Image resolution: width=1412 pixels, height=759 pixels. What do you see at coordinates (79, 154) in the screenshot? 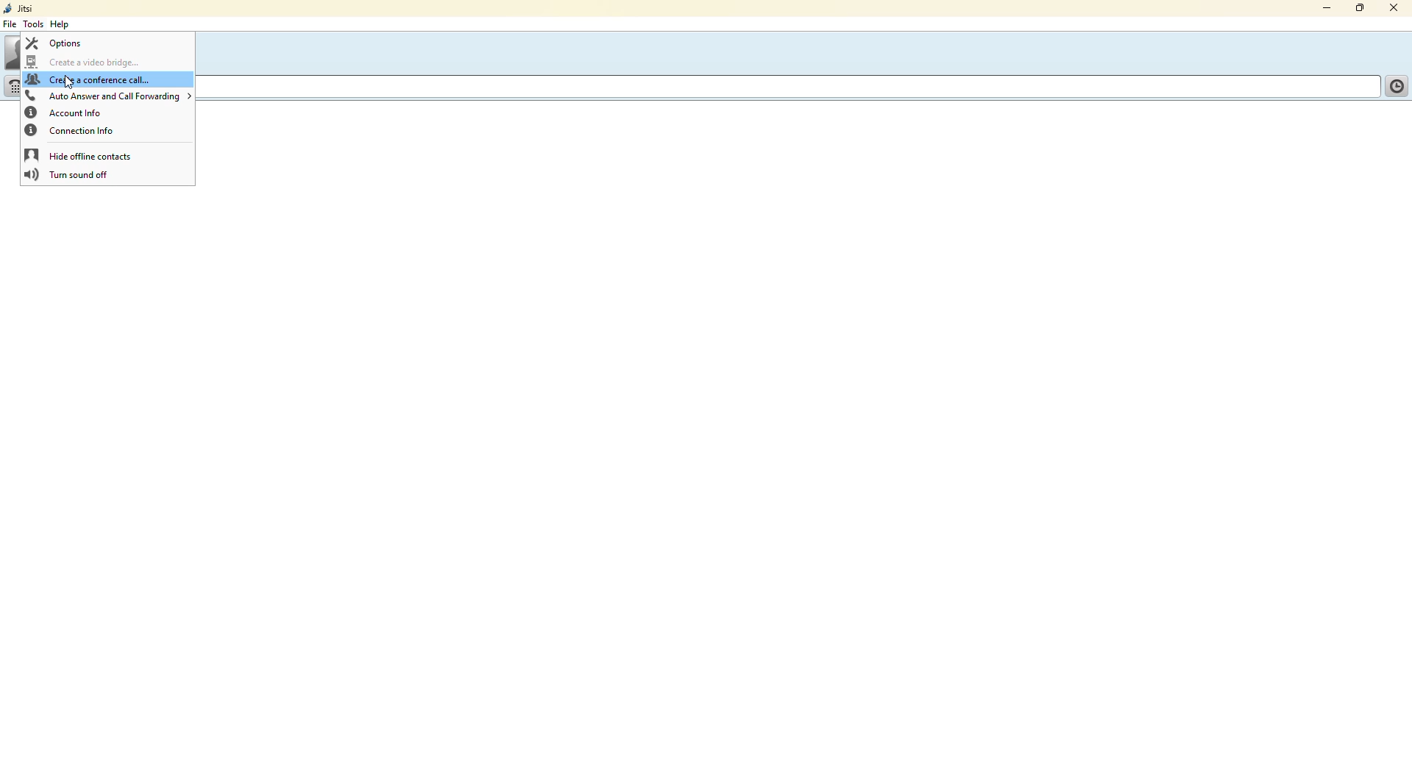
I see `hide offline contacts` at bounding box center [79, 154].